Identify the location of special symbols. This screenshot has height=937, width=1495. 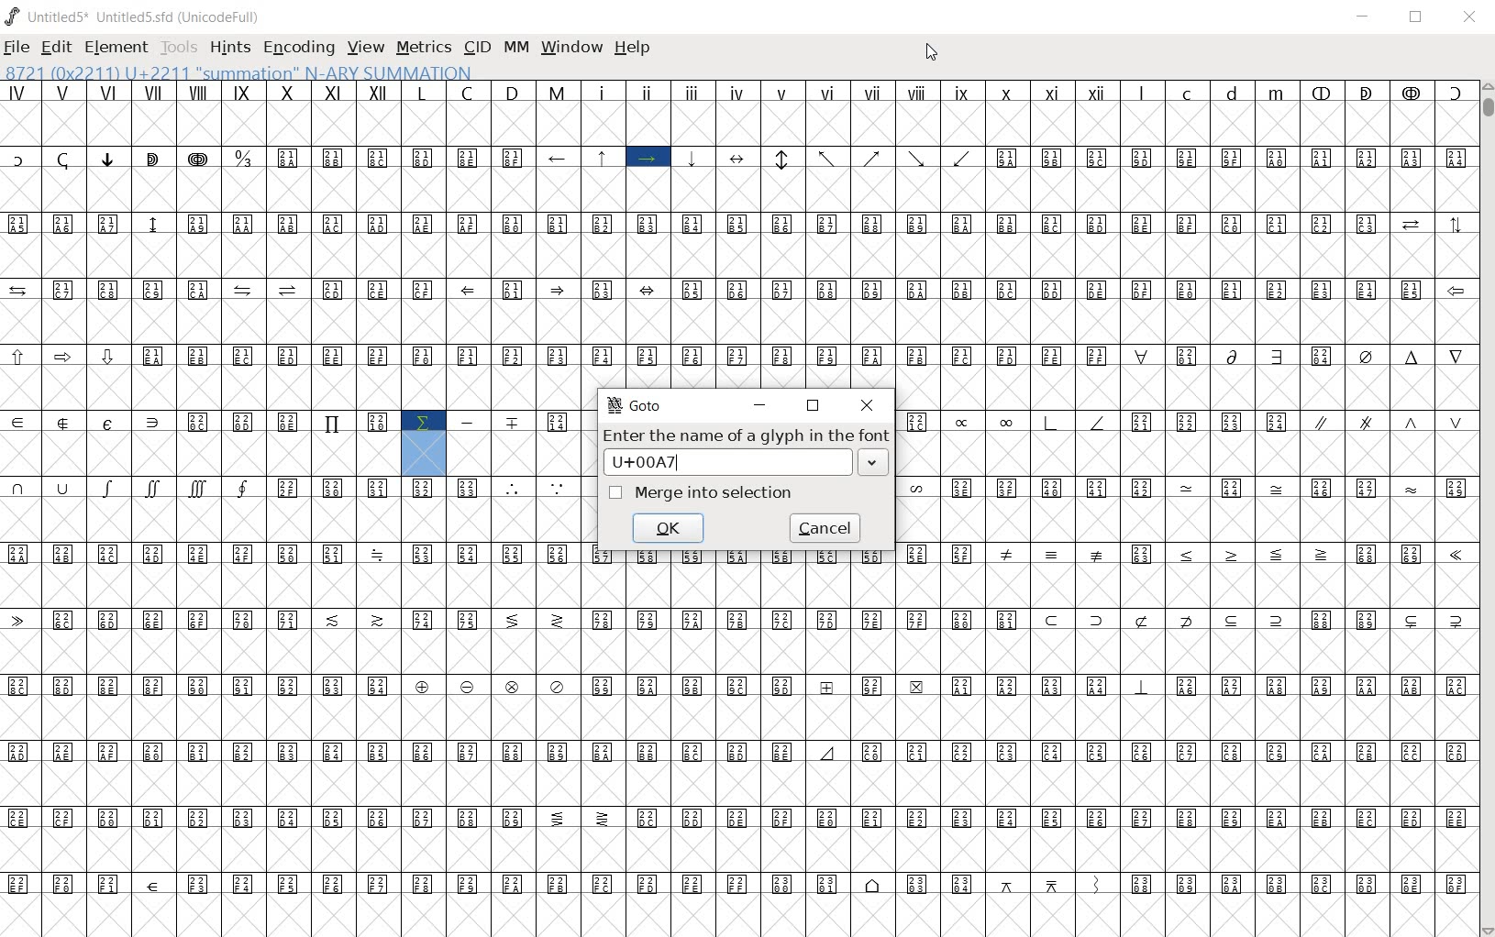
(736, 290).